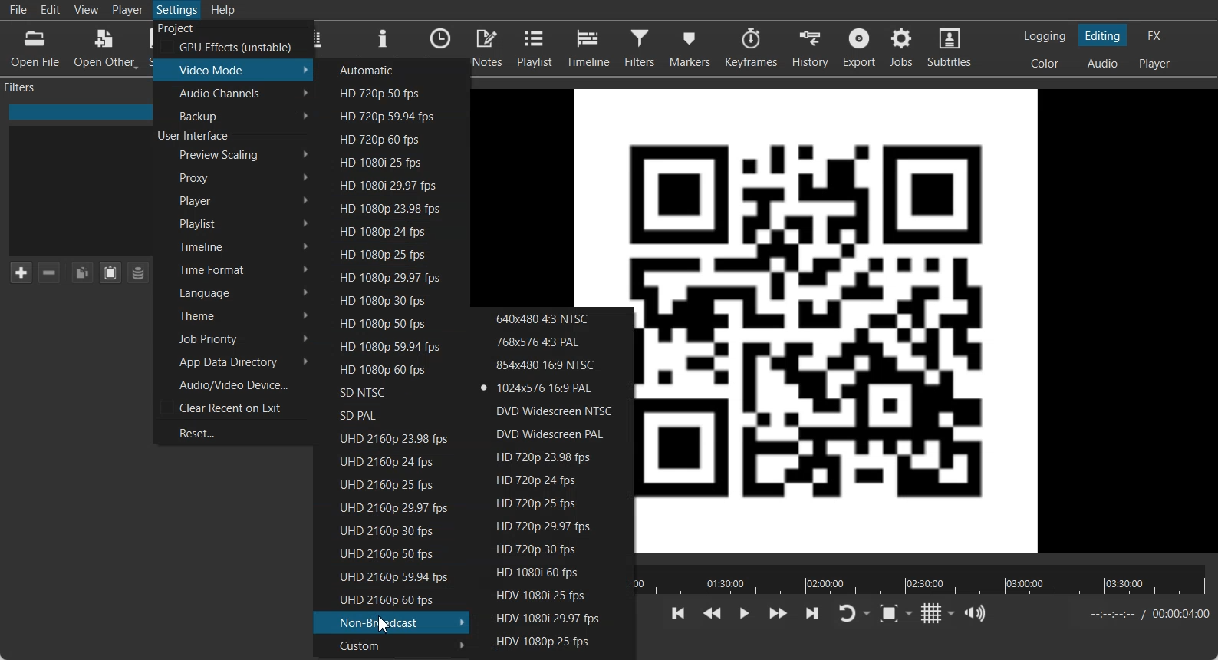  What do you see at coordinates (556, 434) in the screenshot?
I see `DVD Widescreen PAL` at bounding box center [556, 434].